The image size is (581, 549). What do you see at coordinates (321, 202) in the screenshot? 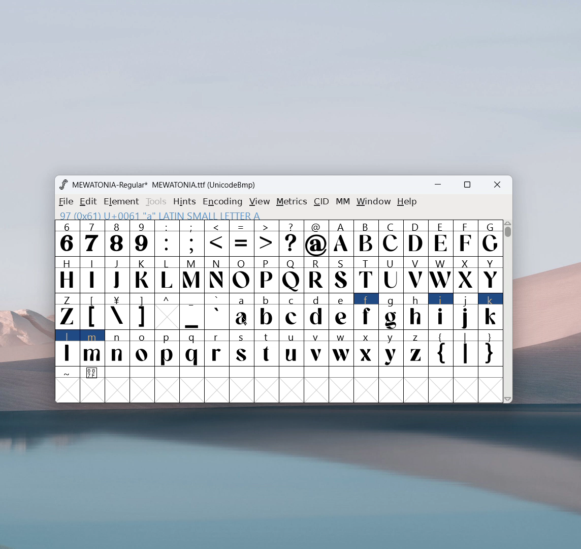
I see `cid` at bounding box center [321, 202].